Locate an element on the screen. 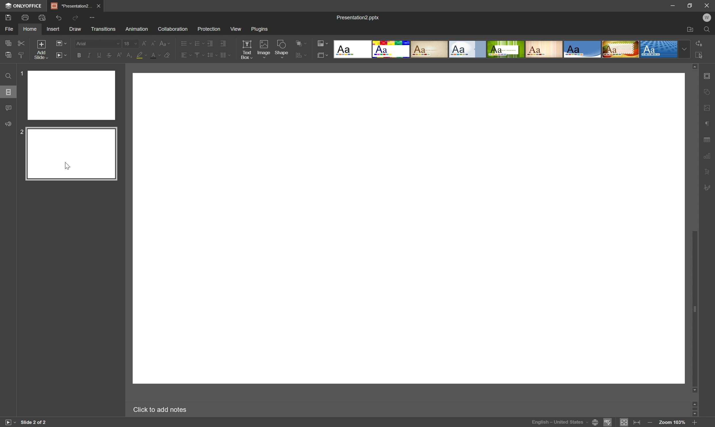  Bold is located at coordinates (79, 55).